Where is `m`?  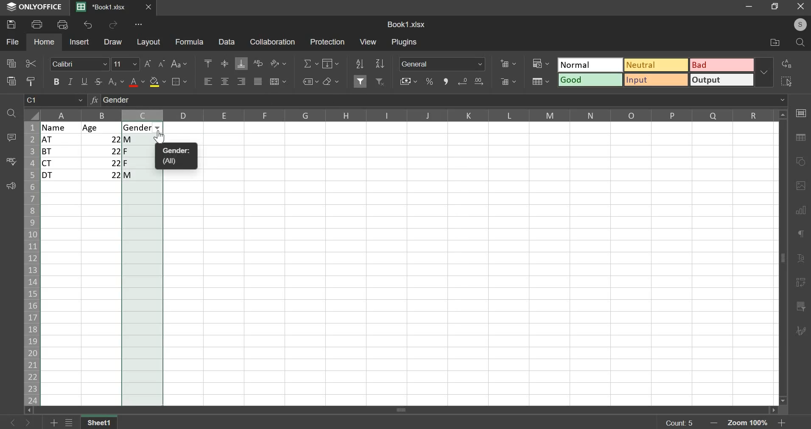 m is located at coordinates (143, 176).